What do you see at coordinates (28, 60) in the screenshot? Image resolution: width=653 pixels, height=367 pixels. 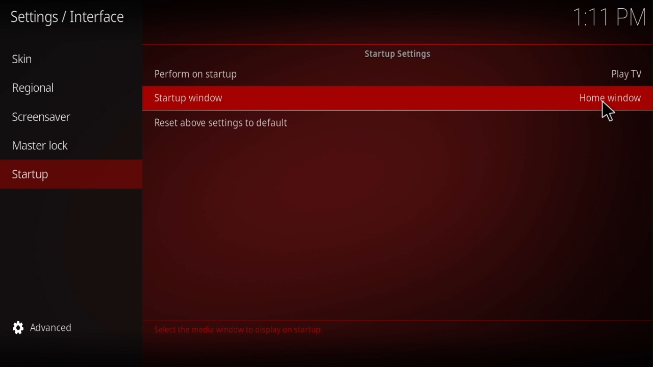 I see `skin` at bounding box center [28, 60].